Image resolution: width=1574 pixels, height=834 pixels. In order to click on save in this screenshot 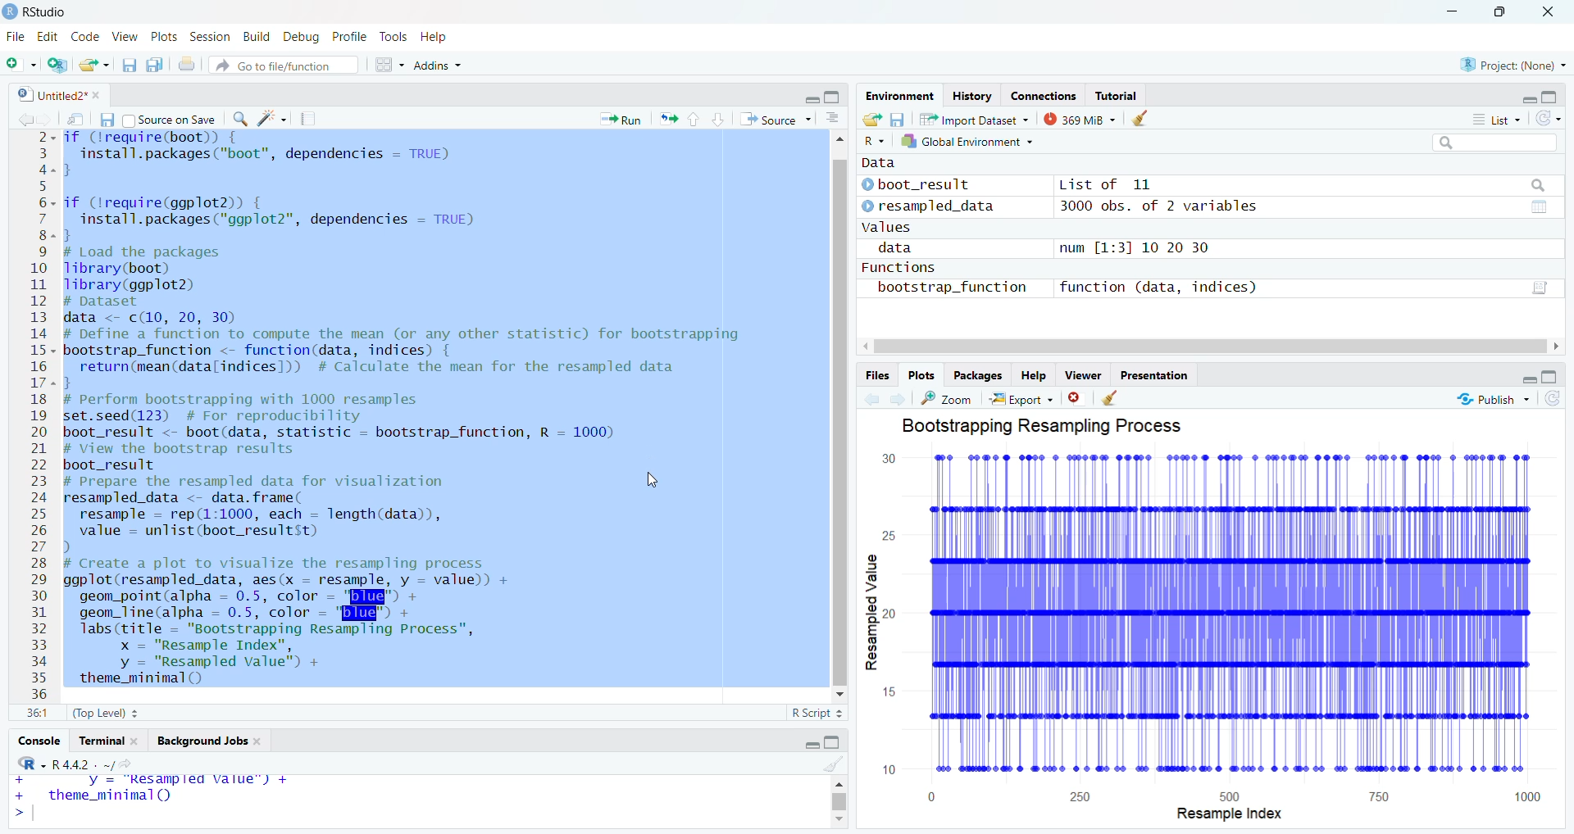, I will do `click(899, 119)`.